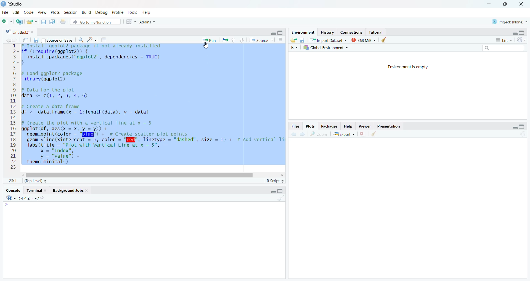 This screenshot has height=281, width=530. What do you see at coordinates (272, 33) in the screenshot?
I see `minimise` at bounding box center [272, 33].